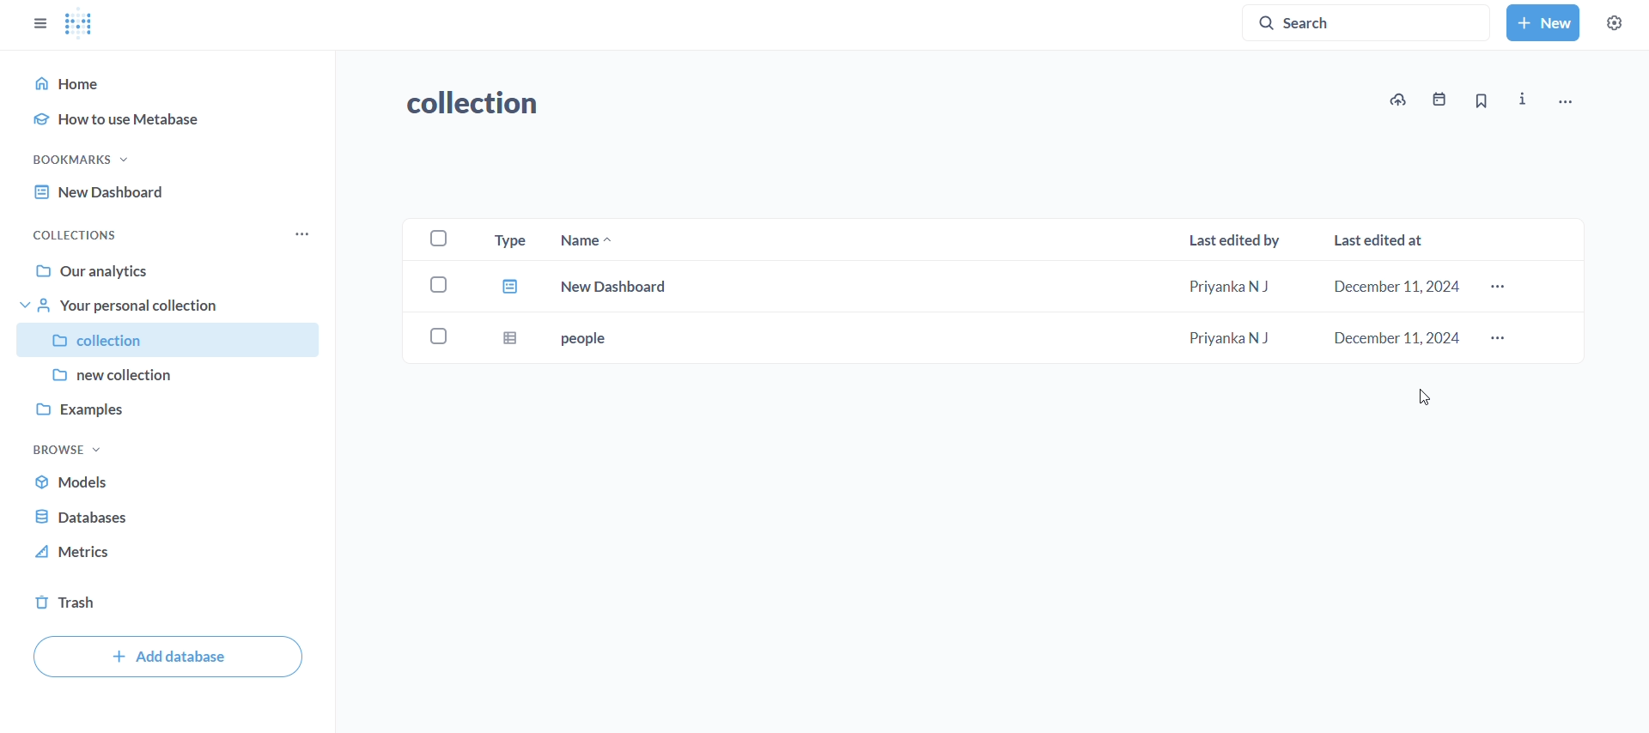  I want to click on how to use metabase, so click(175, 120).